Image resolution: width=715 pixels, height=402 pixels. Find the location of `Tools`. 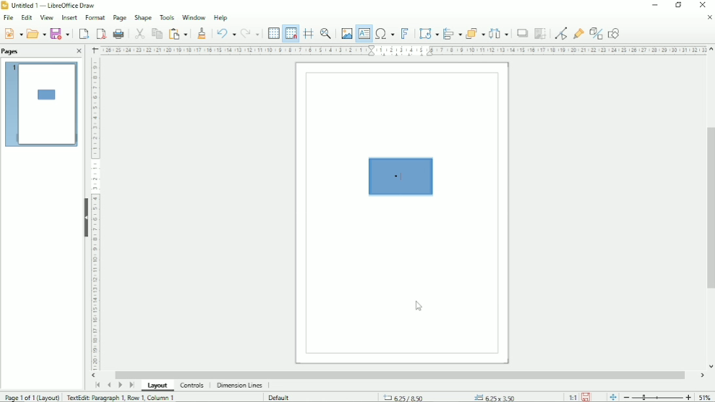

Tools is located at coordinates (166, 17).